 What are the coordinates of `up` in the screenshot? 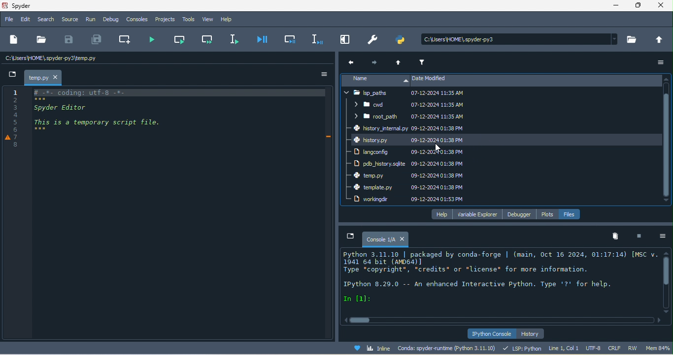 It's located at (400, 62).